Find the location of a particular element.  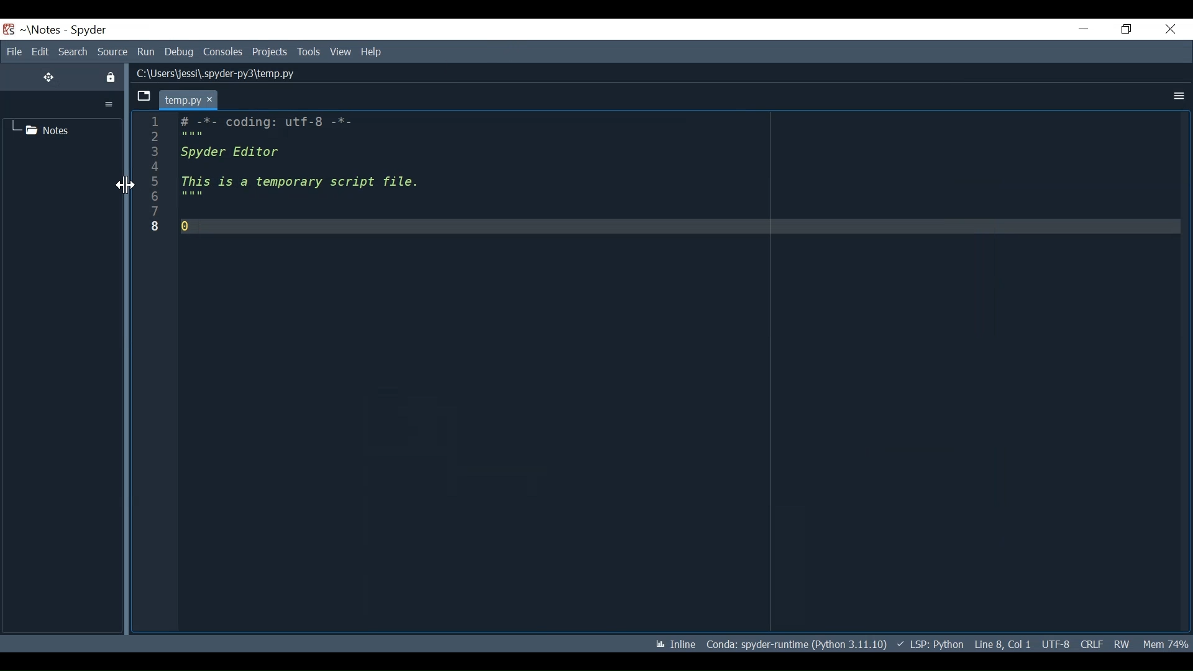

Spyder Desktop Icon is located at coordinates (9, 30).